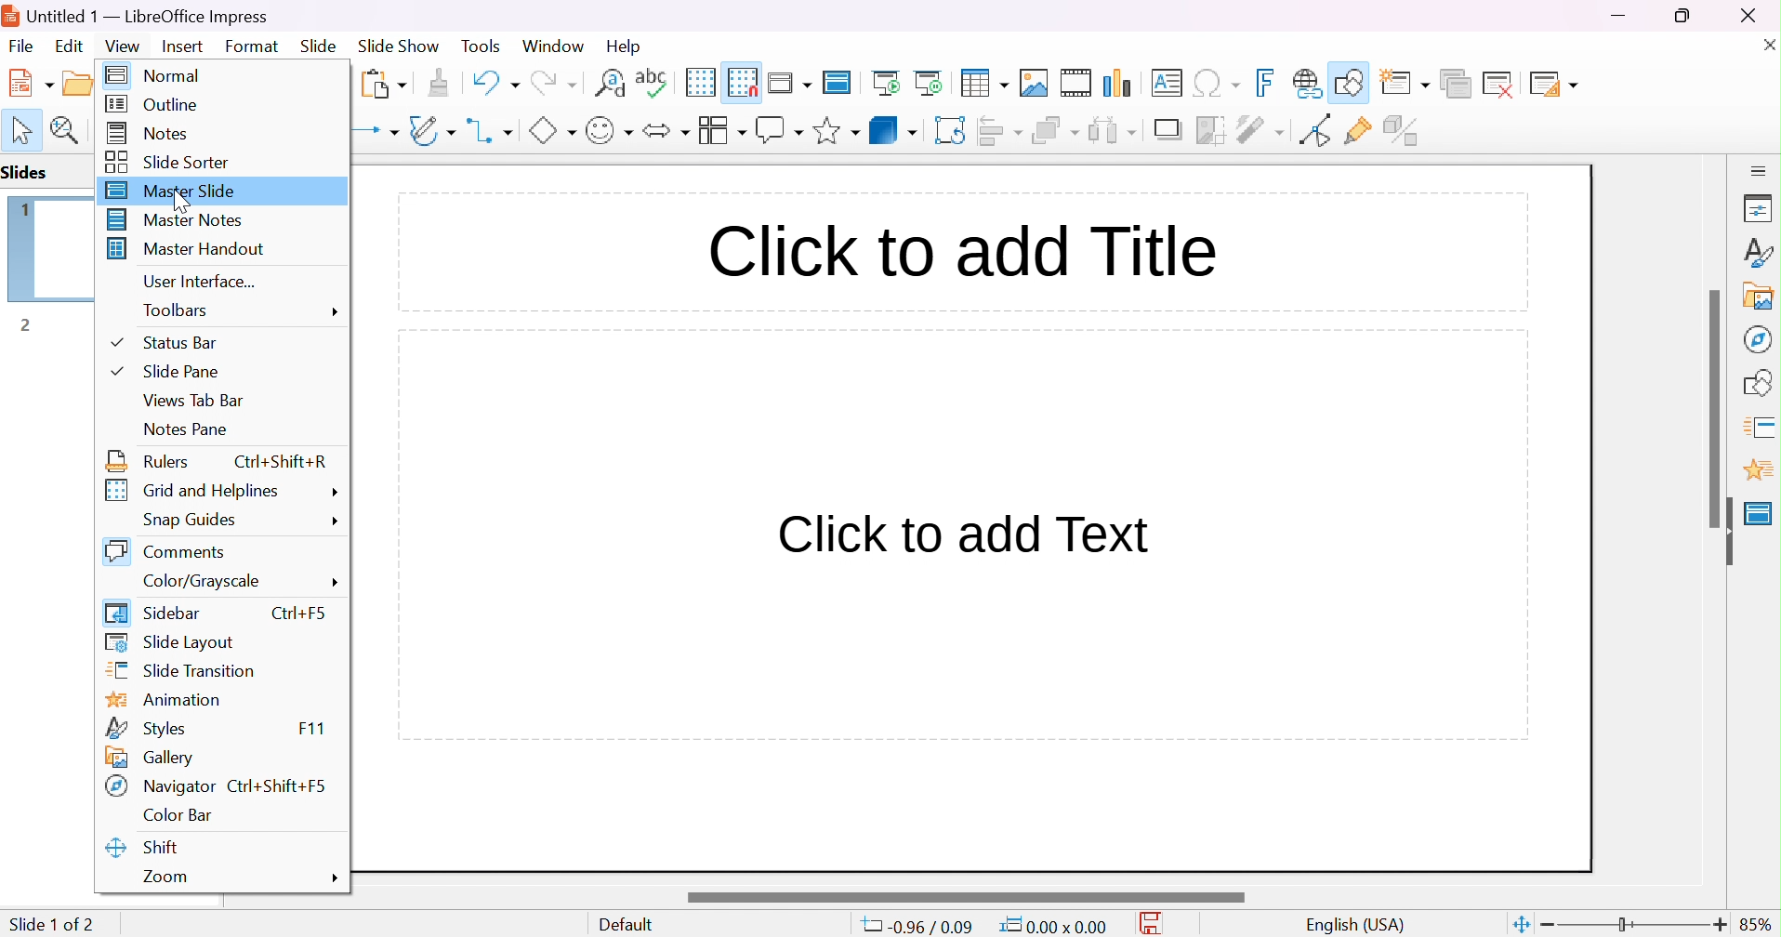  I want to click on styles, so click(142, 726).